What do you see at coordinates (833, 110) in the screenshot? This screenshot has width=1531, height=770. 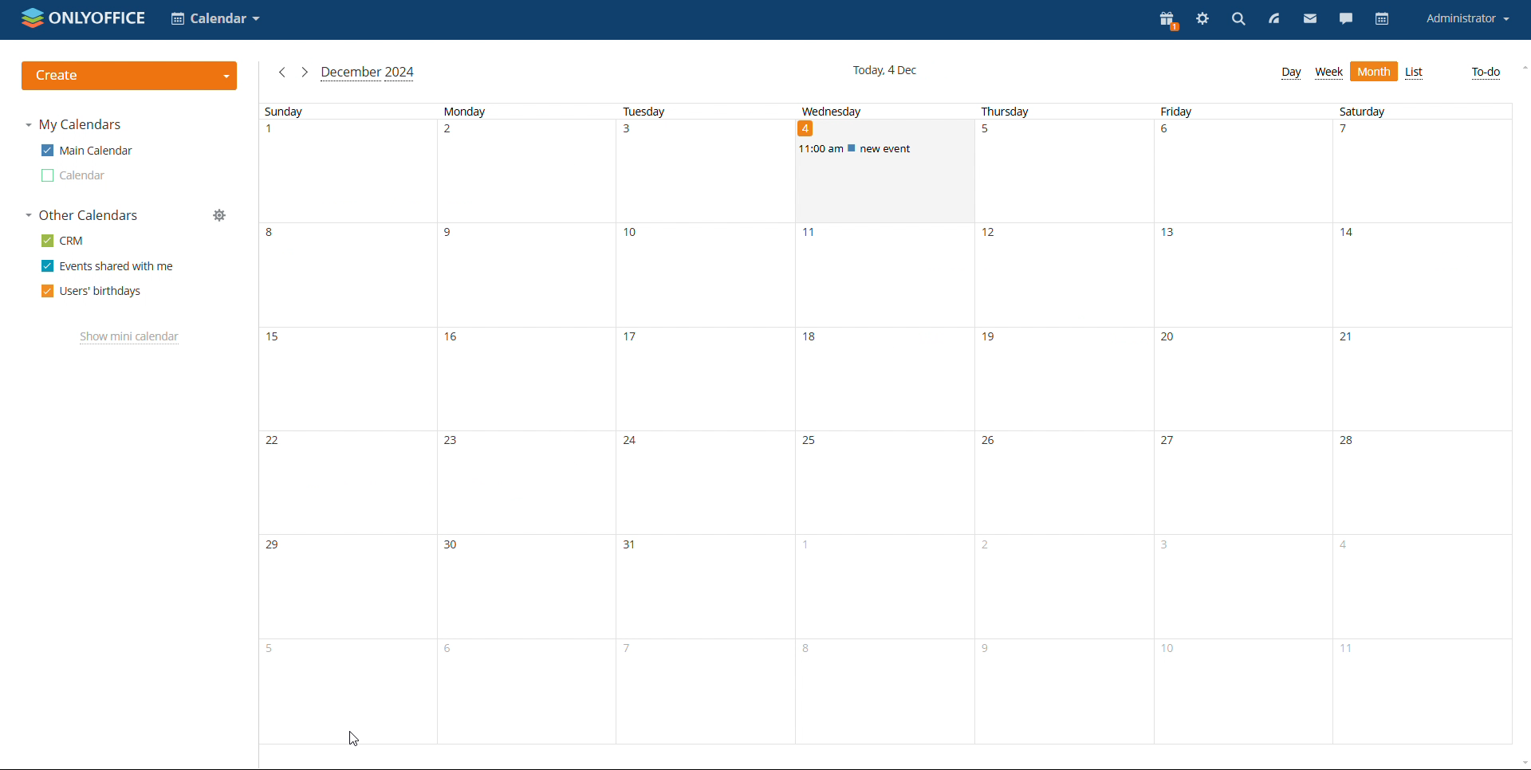 I see `wednesday` at bounding box center [833, 110].